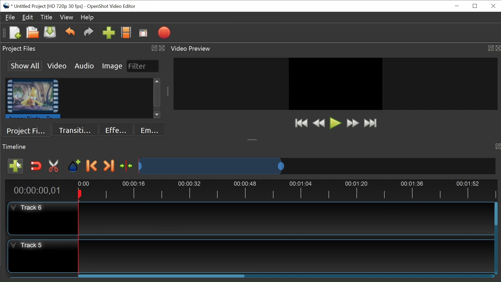 The height and width of the screenshot is (282, 501). Describe the element at coordinates (84, 66) in the screenshot. I see `Audio` at that location.